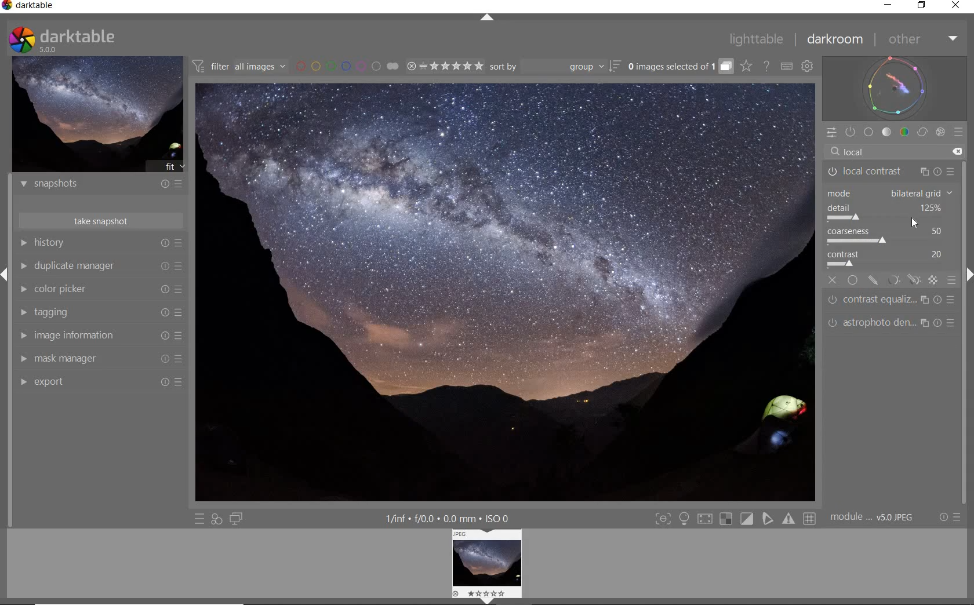  I want to click on COLOR PICKER, so click(22, 288).